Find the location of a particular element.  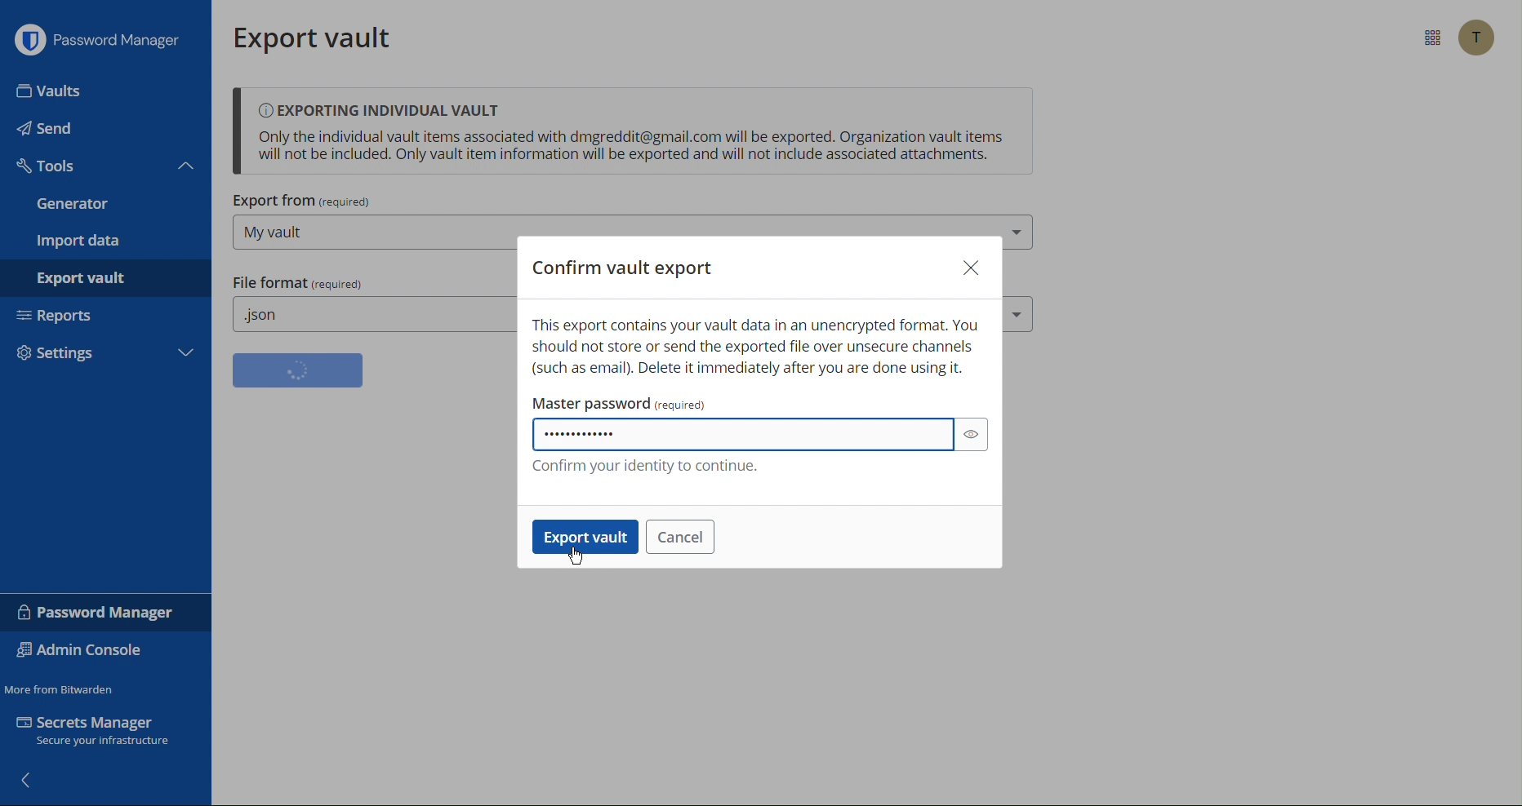

Account is located at coordinates (1475, 38).